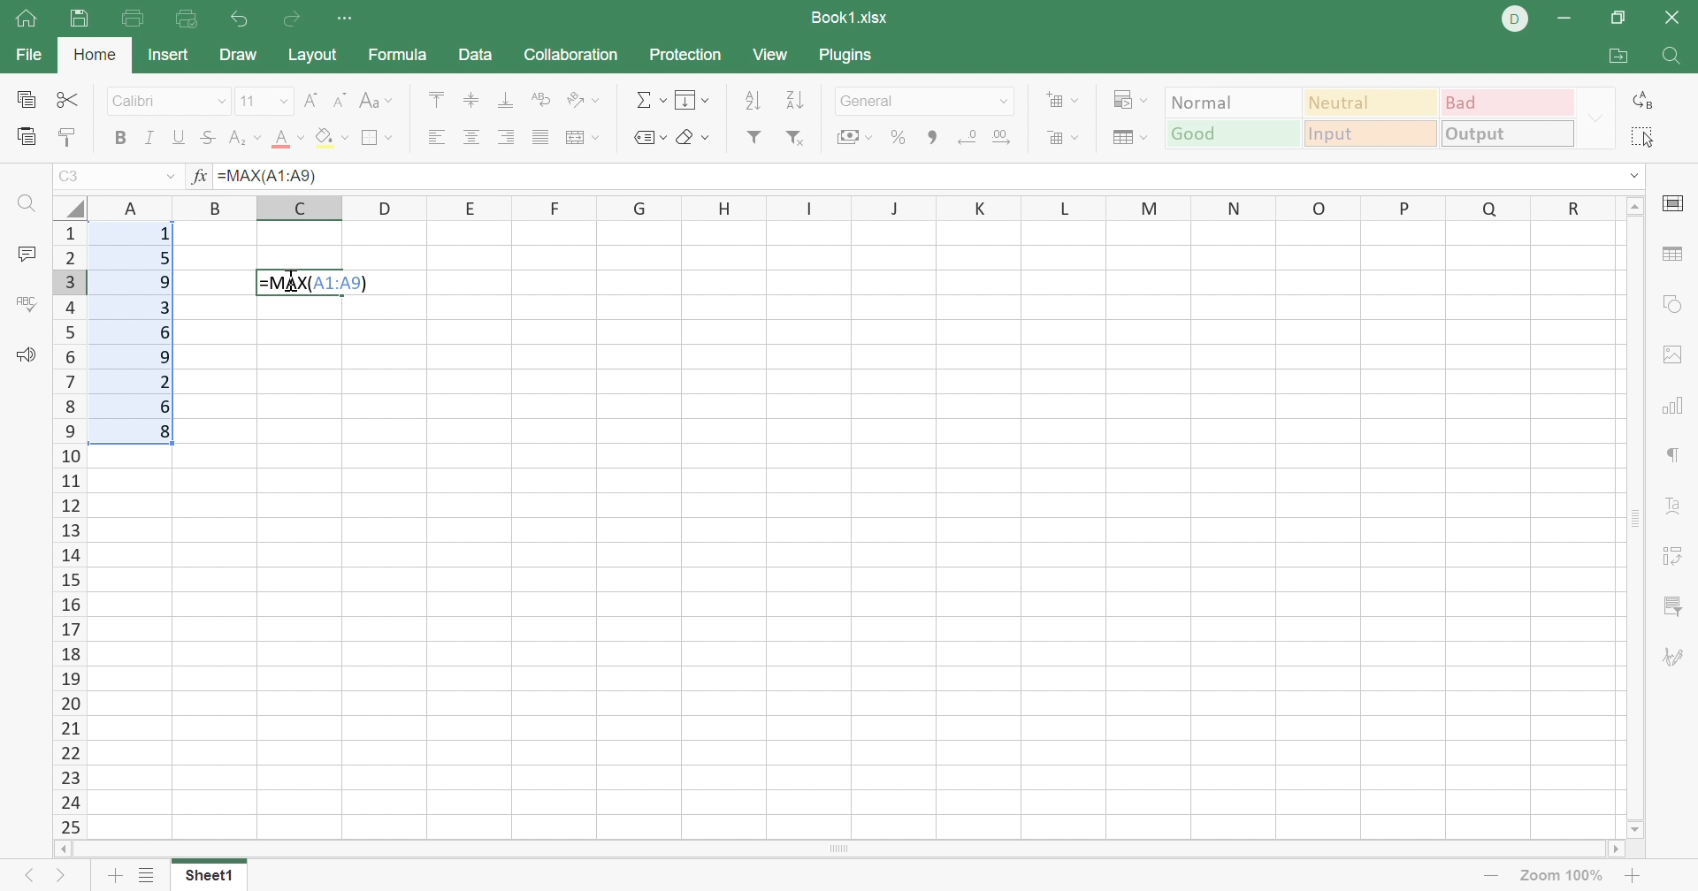 The height and width of the screenshot is (891, 1698). What do you see at coordinates (163, 262) in the screenshot?
I see `5` at bounding box center [163, 262].